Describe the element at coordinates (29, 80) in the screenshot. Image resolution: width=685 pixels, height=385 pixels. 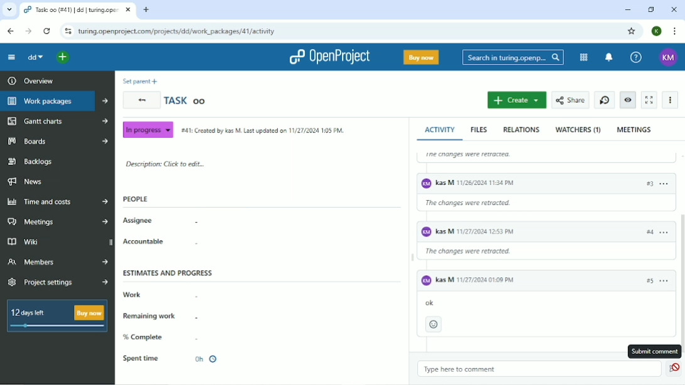
I see `Overview` at that location.